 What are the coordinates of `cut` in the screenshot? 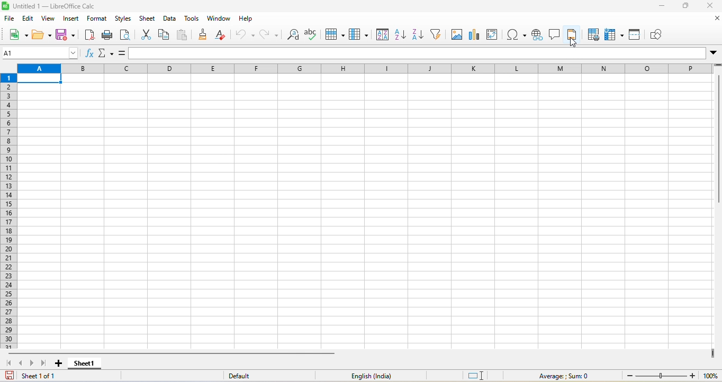 It's located at (146, 33).